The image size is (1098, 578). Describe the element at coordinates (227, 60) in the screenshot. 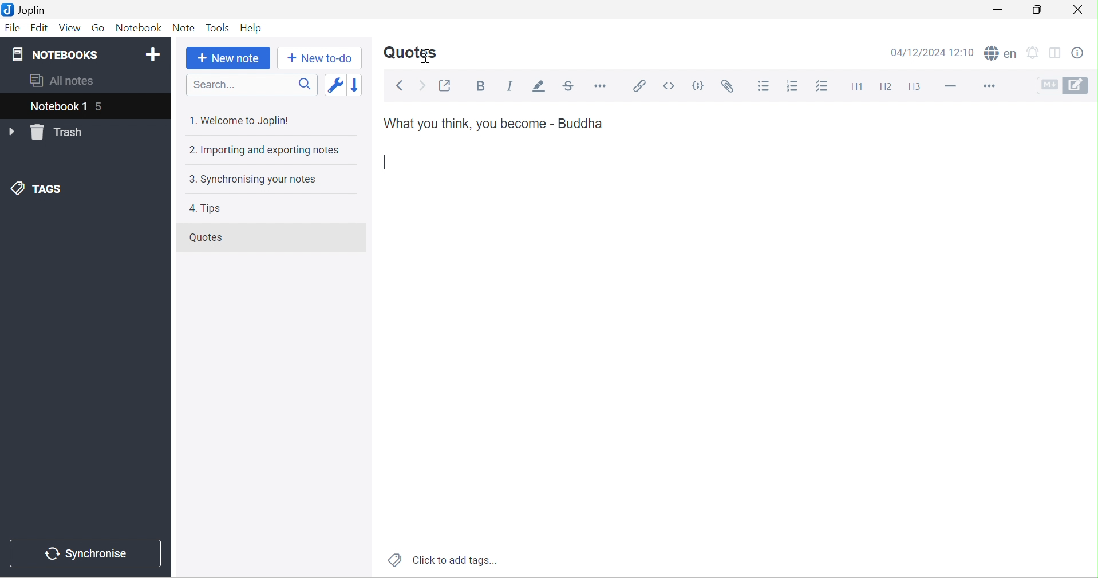

I see `New note` at that location.